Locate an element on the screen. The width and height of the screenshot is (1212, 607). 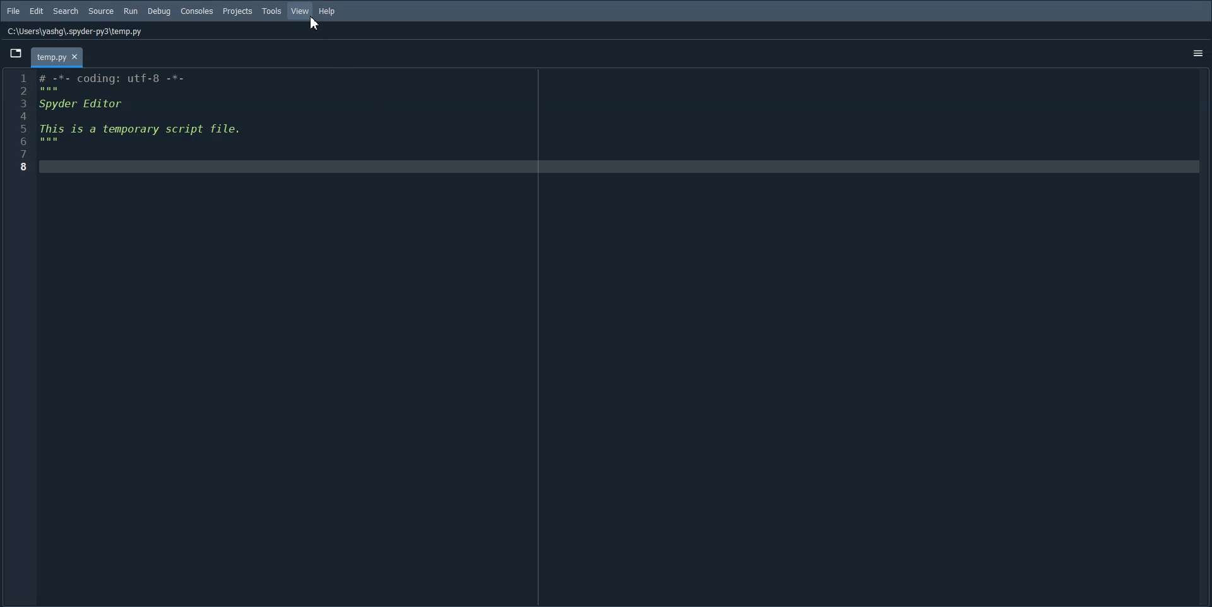
Search is located at coordinates (66, 11).